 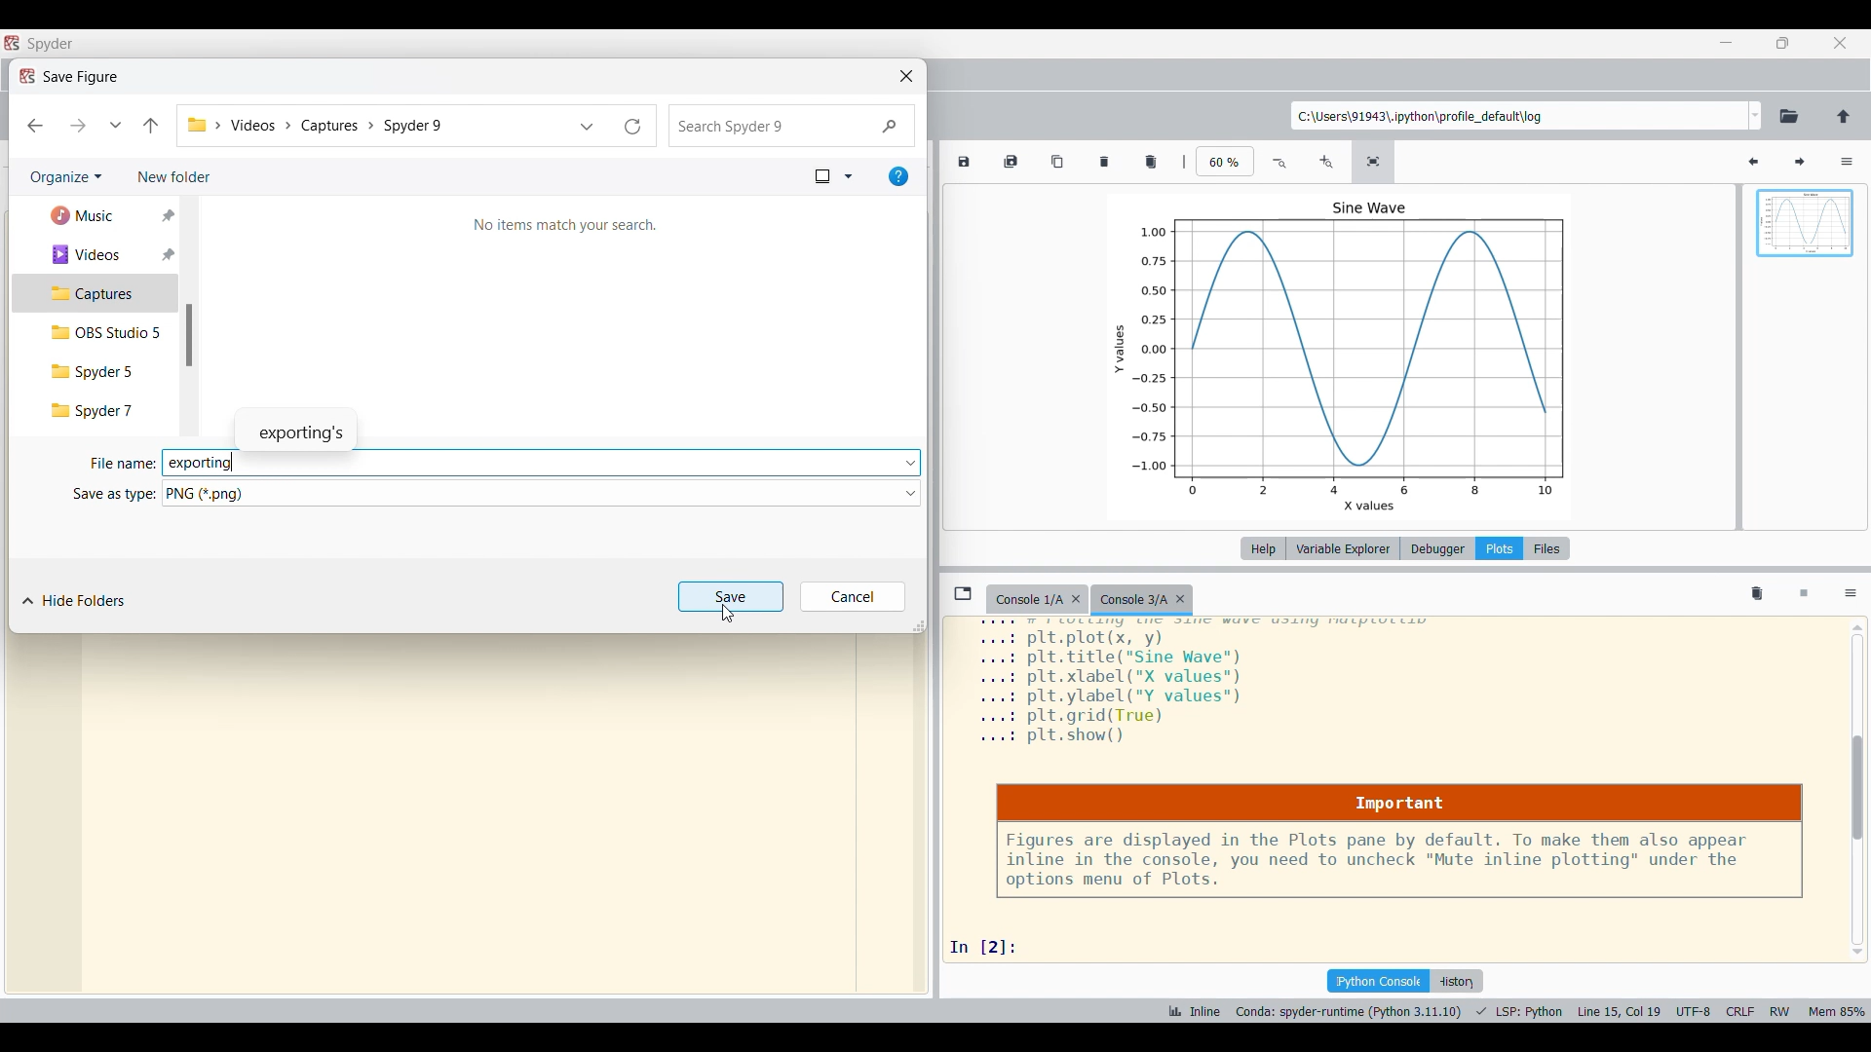 What do you see at coordinates (1192, 1011) in the screenshot?
I see `INLINE` at bounding box center [1192, 1011].